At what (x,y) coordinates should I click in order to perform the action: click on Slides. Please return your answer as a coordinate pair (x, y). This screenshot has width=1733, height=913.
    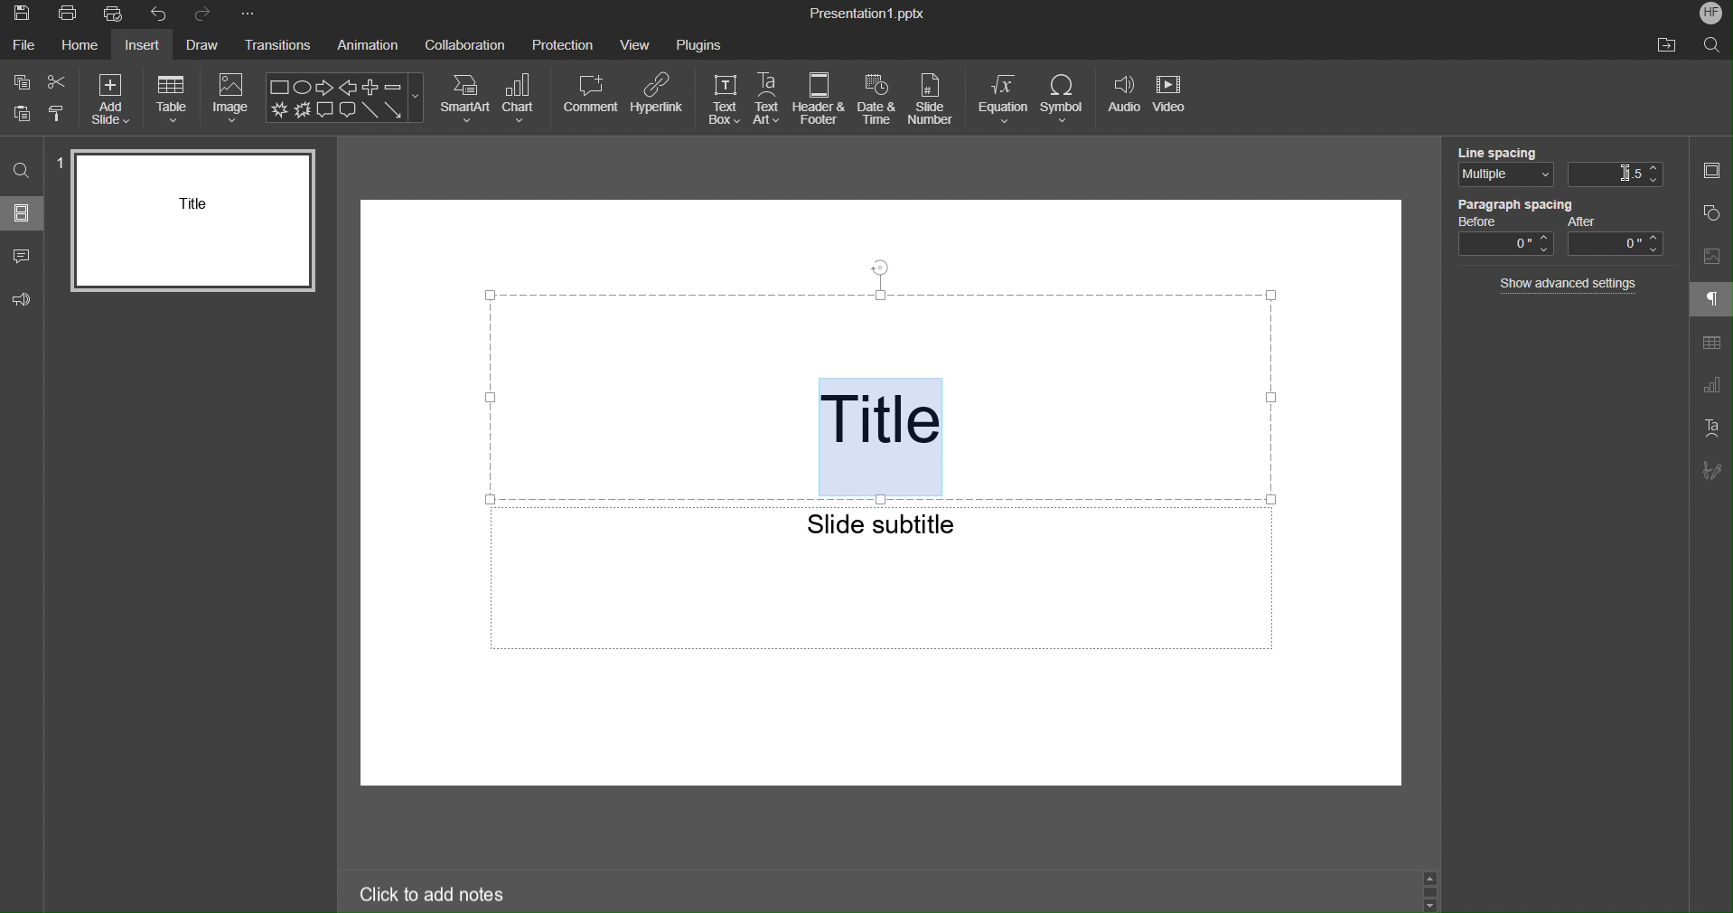
    Looking at the image, I should click on (22, 212).